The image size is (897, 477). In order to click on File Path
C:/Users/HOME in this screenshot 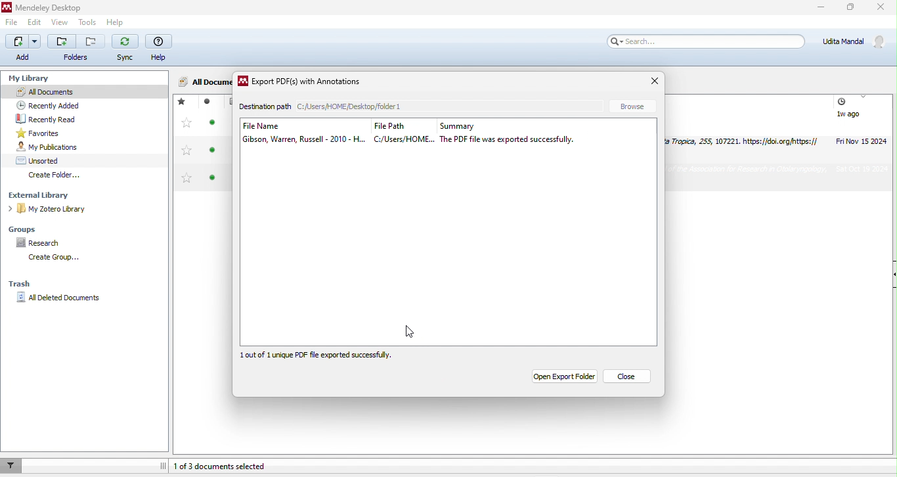, I will do `click(398, 133)`.